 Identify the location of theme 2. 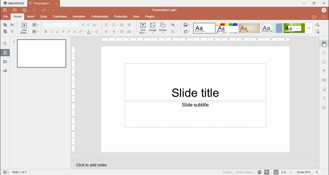
(227, 28).